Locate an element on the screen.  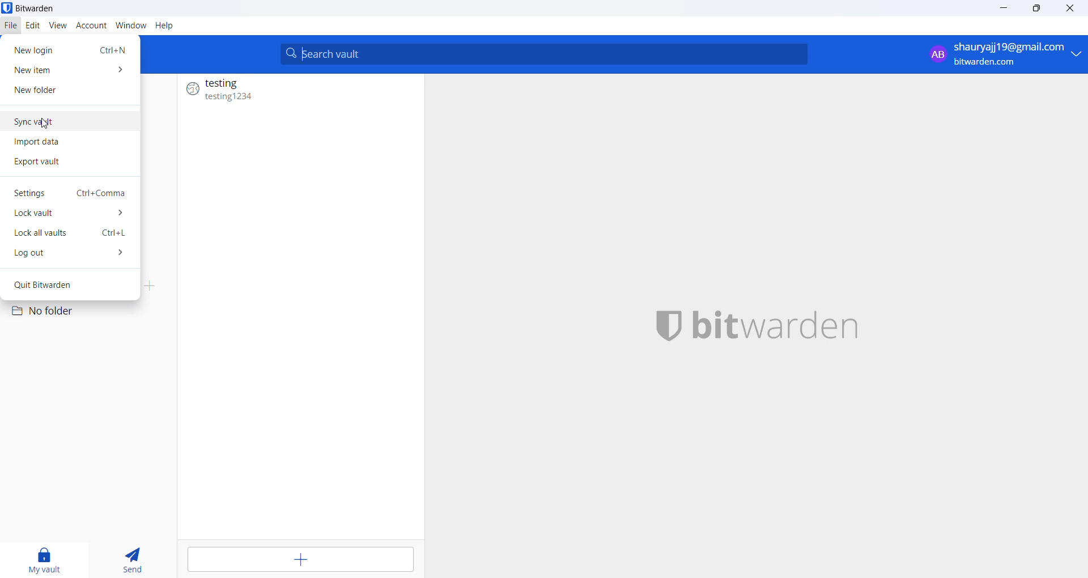
quit bitwarden is located at coordinates (60, 286).